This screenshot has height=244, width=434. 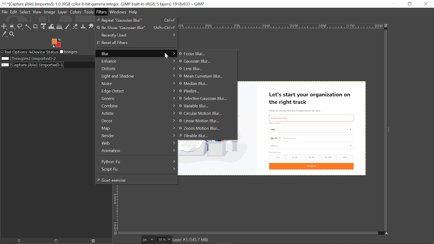 I want to click on Navigate the image display, so click(x=387, y=234).